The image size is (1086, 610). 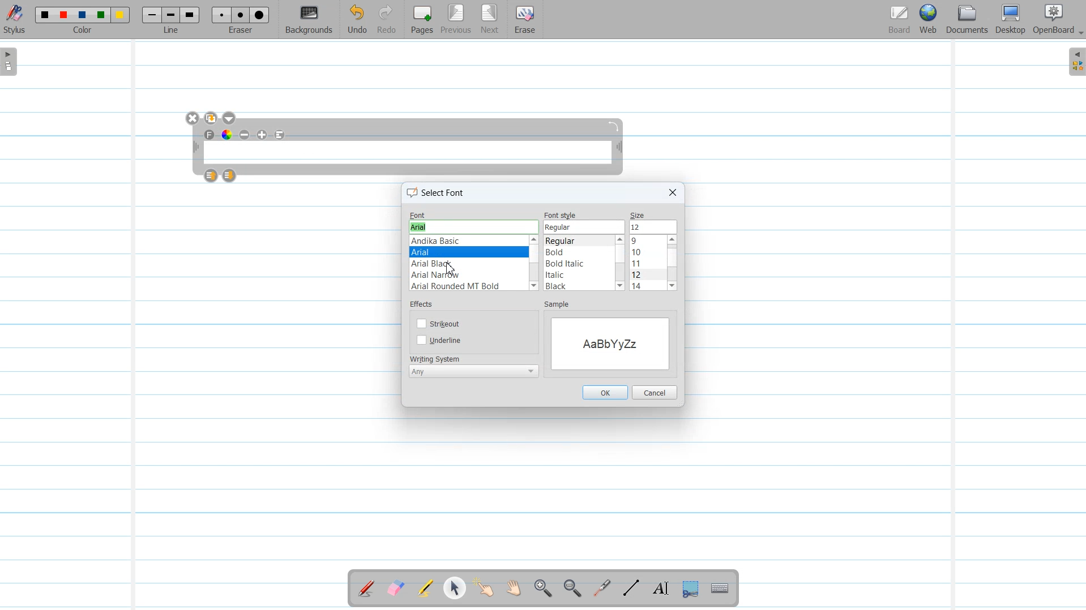 I want to click on Select and modify Object, so click(x=455, y=588).